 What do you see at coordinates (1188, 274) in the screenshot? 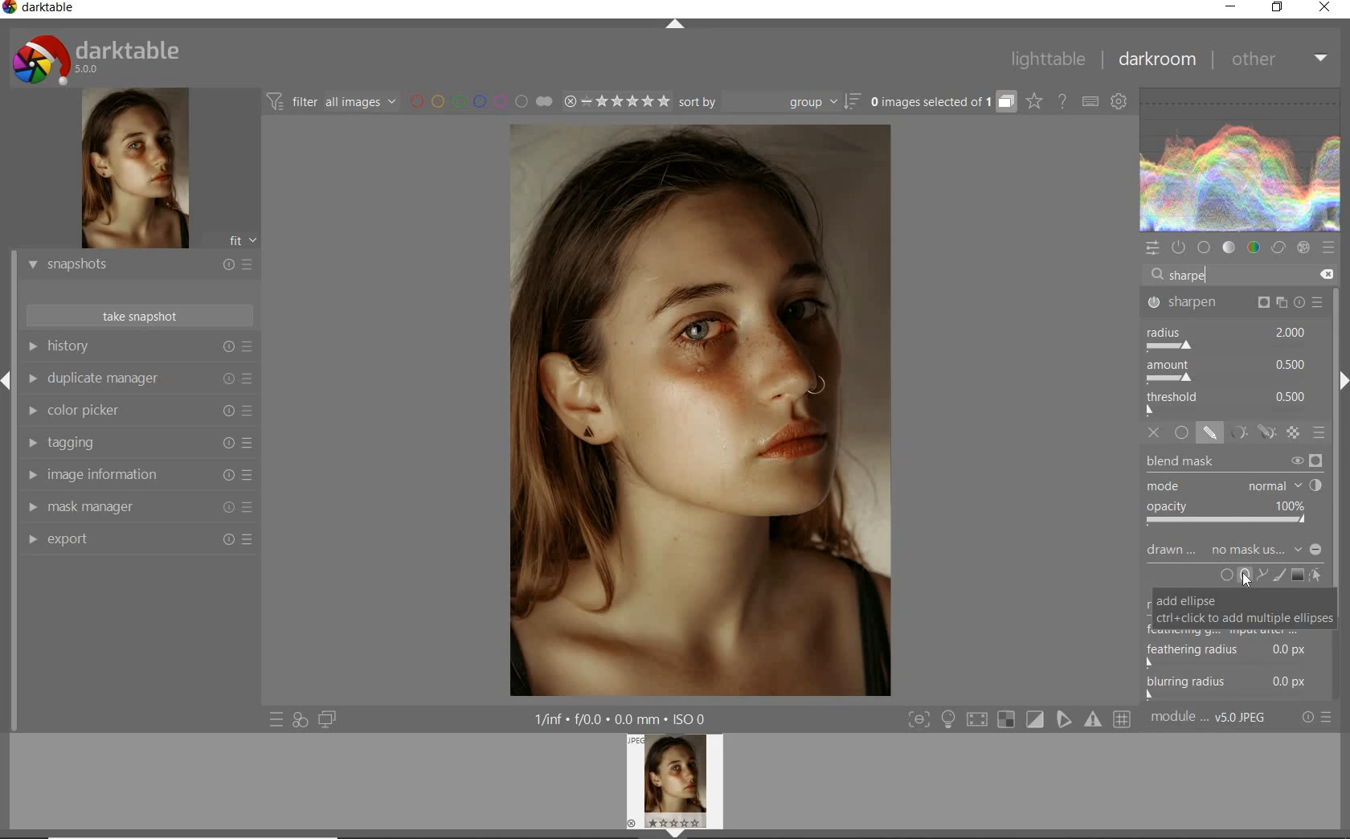
I see `INPUT VALUE` at bounding box center [1188, 274].